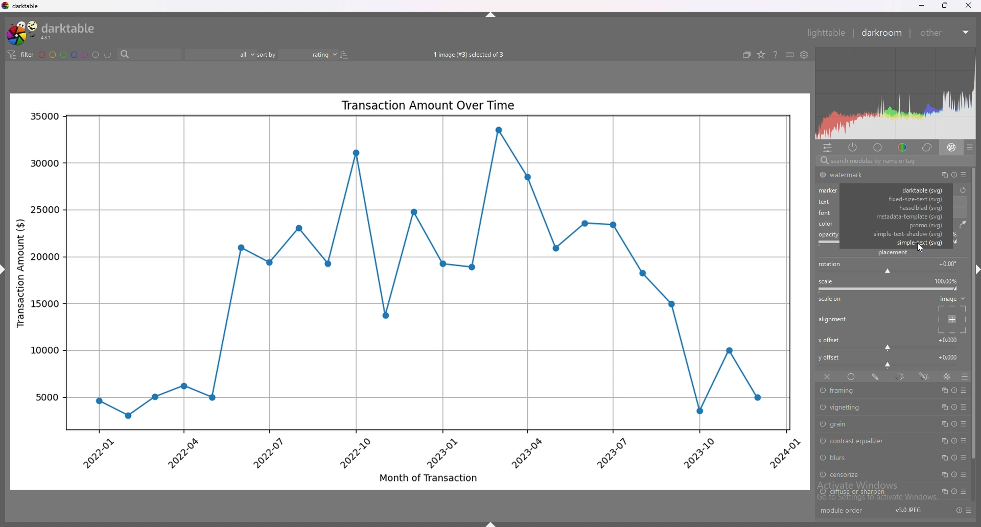 Image resolution: width=981 pixels, height=527 pixels. Describe the element at coordinates (822, 175) in the screenshot. I see `switch off` at that location.